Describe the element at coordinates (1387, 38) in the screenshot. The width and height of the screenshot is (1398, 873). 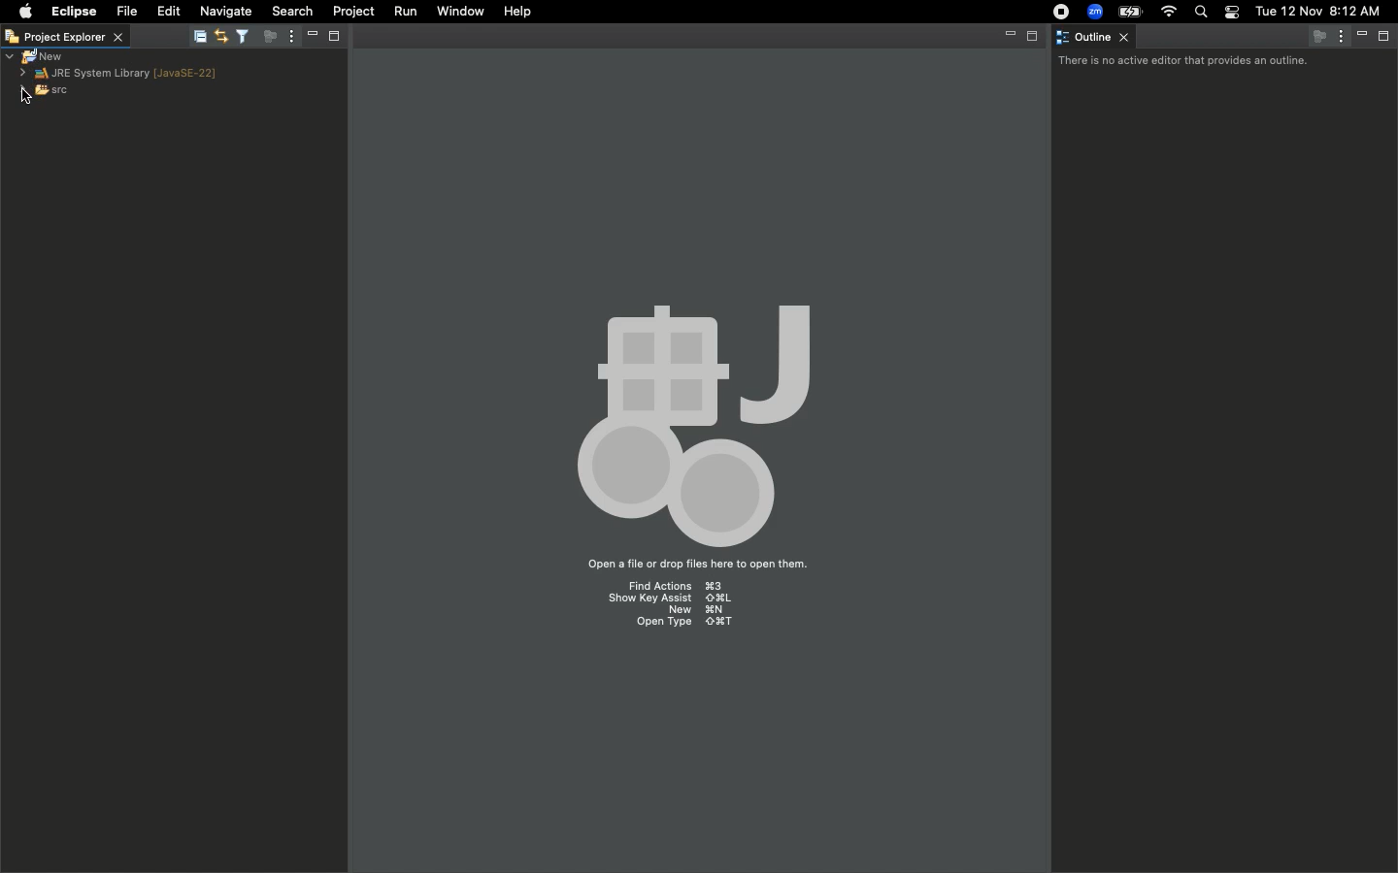
I see `Maximize` at that location.